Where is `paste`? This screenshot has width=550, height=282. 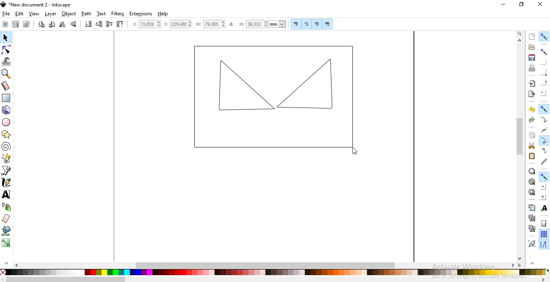 paste is located at coordinates (532, 156).